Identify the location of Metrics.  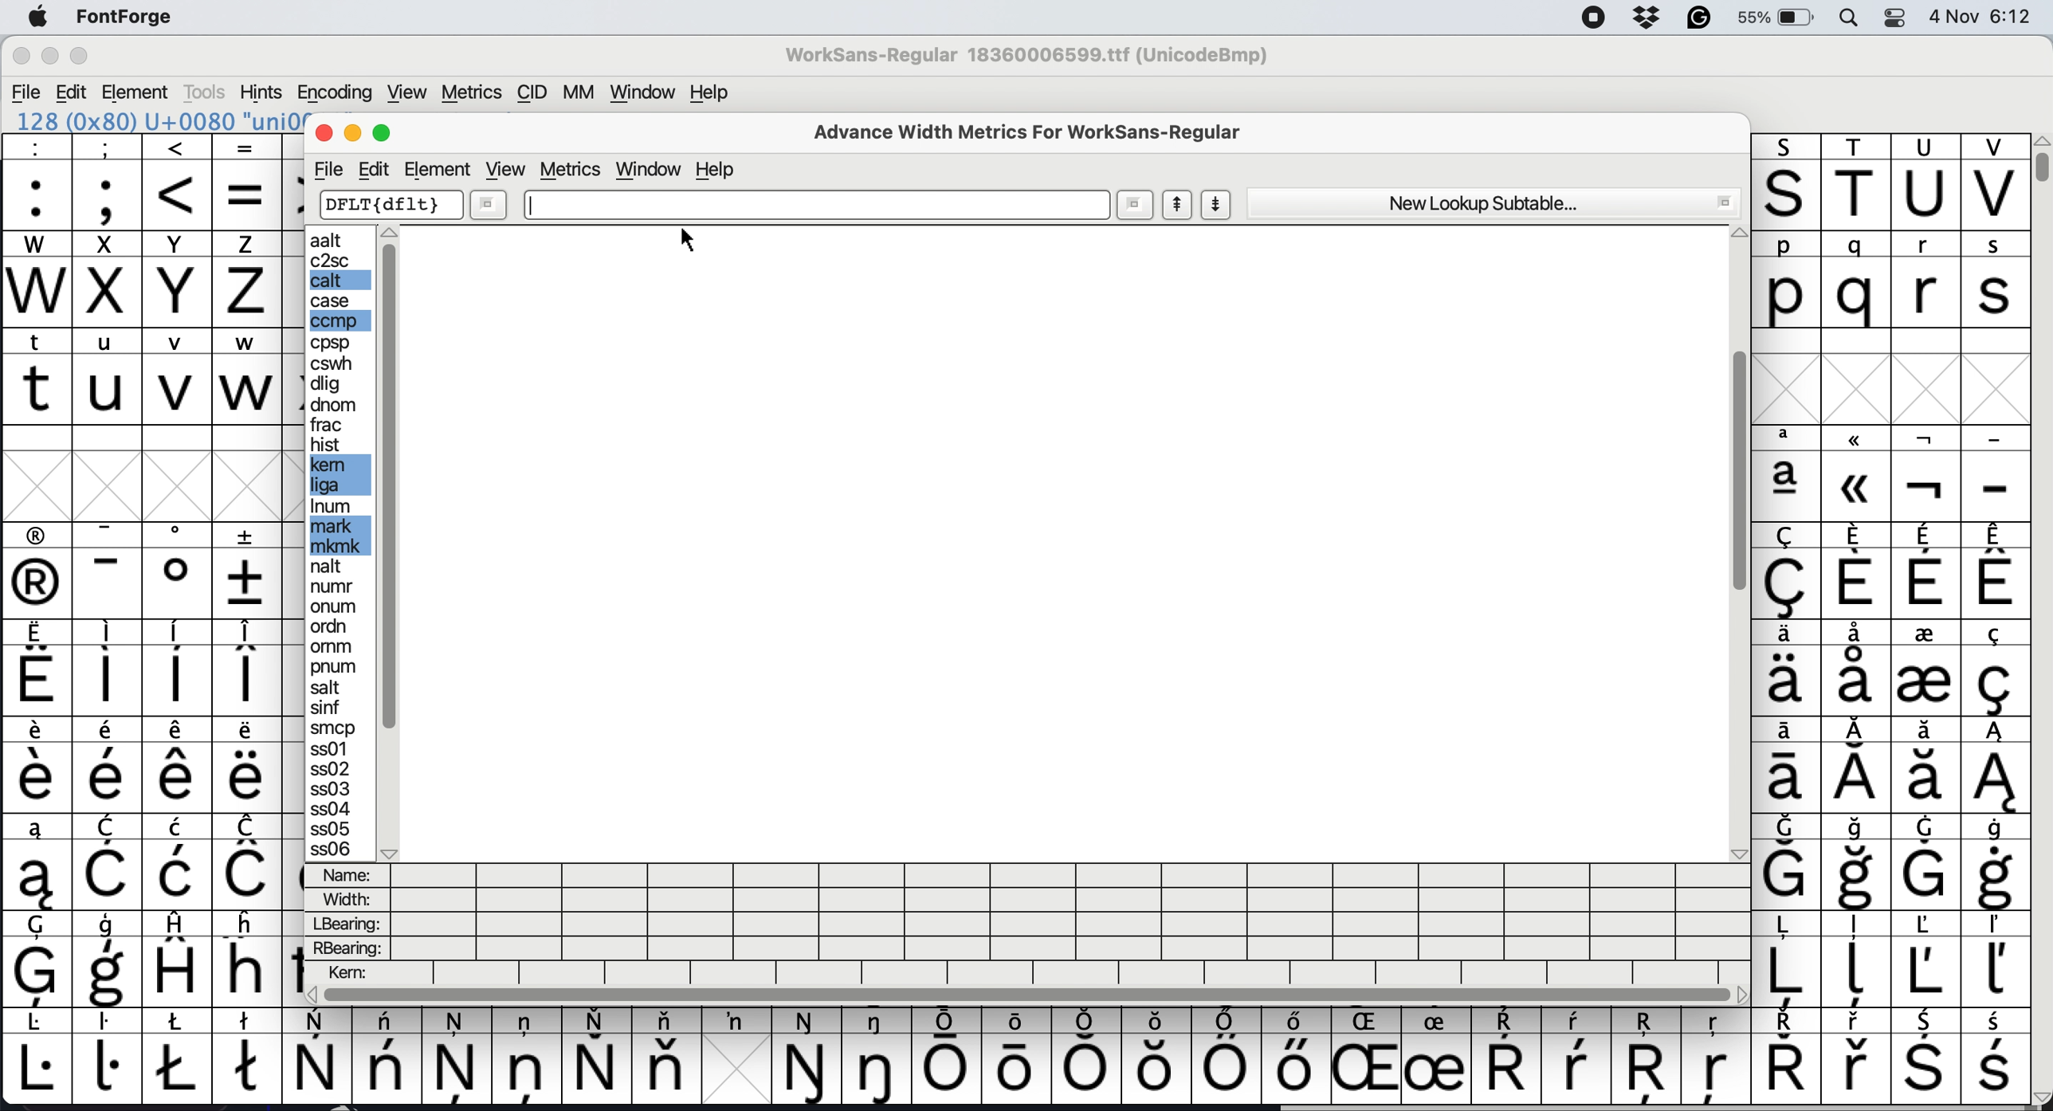
(473, 91).